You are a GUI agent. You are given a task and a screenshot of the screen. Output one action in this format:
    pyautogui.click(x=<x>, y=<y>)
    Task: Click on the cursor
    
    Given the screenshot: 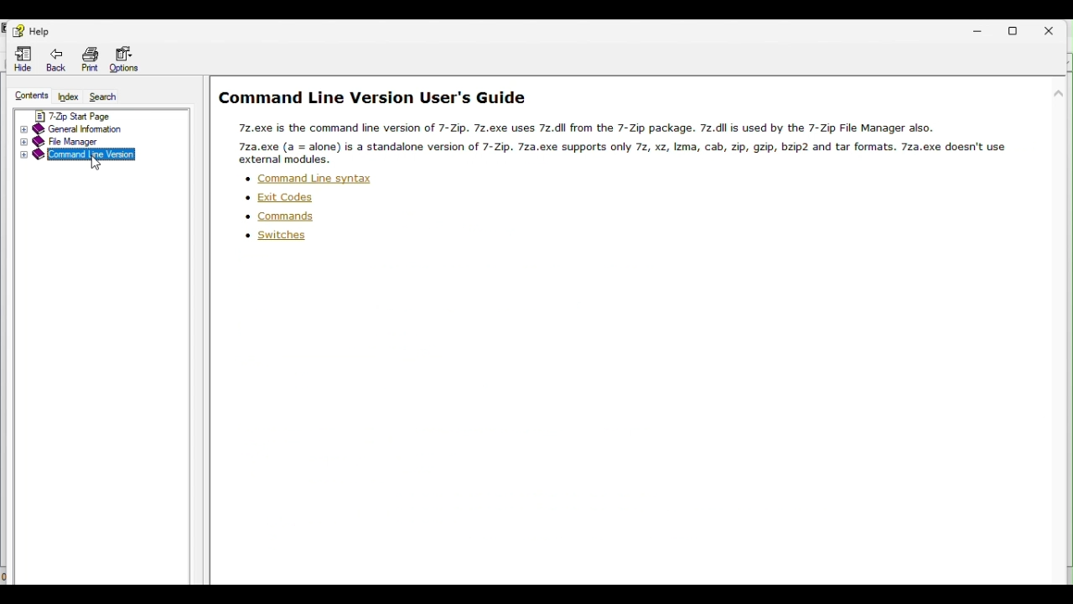 What is the action you would take?
    pyautogui.click(x=96, y=165)
    